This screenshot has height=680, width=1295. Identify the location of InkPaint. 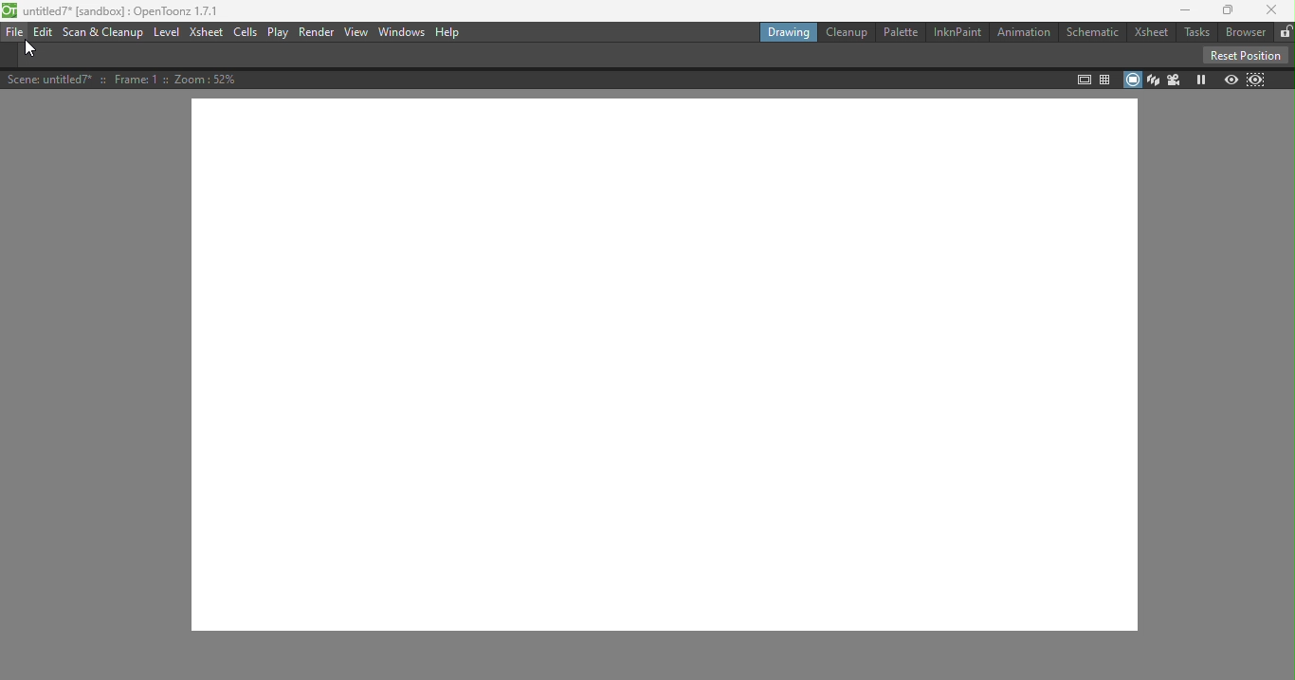
(958, 32).